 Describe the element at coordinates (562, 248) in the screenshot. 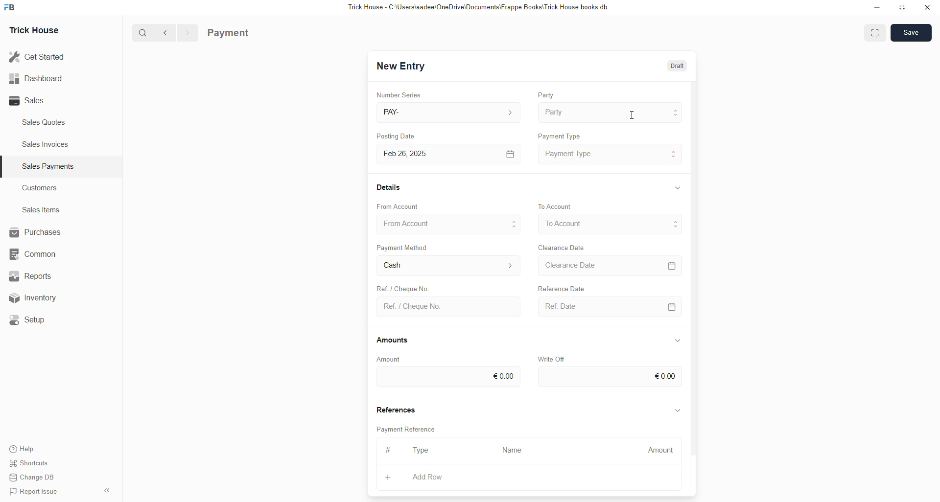

I see `Clearance Date` at that location.